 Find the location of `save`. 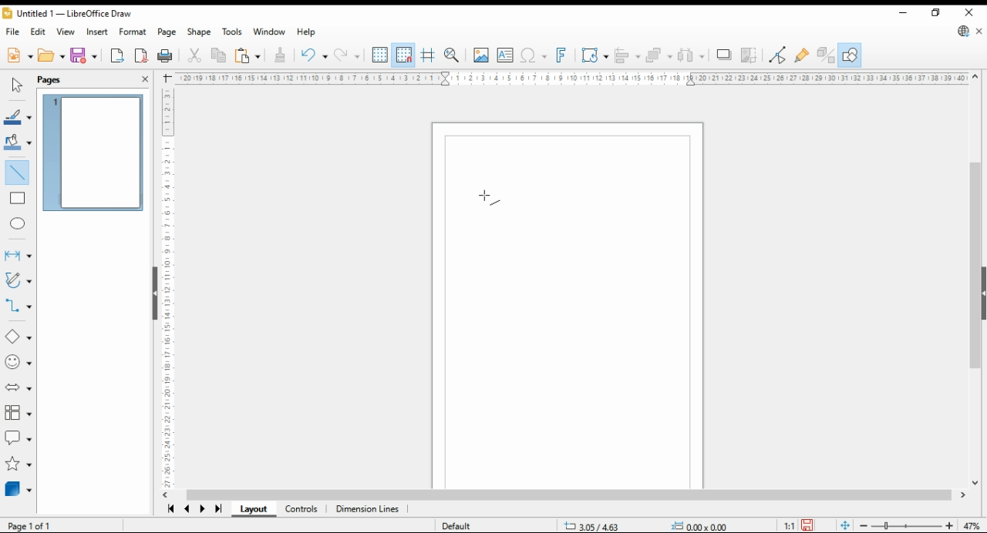

save is located at coordinates (84, 55).